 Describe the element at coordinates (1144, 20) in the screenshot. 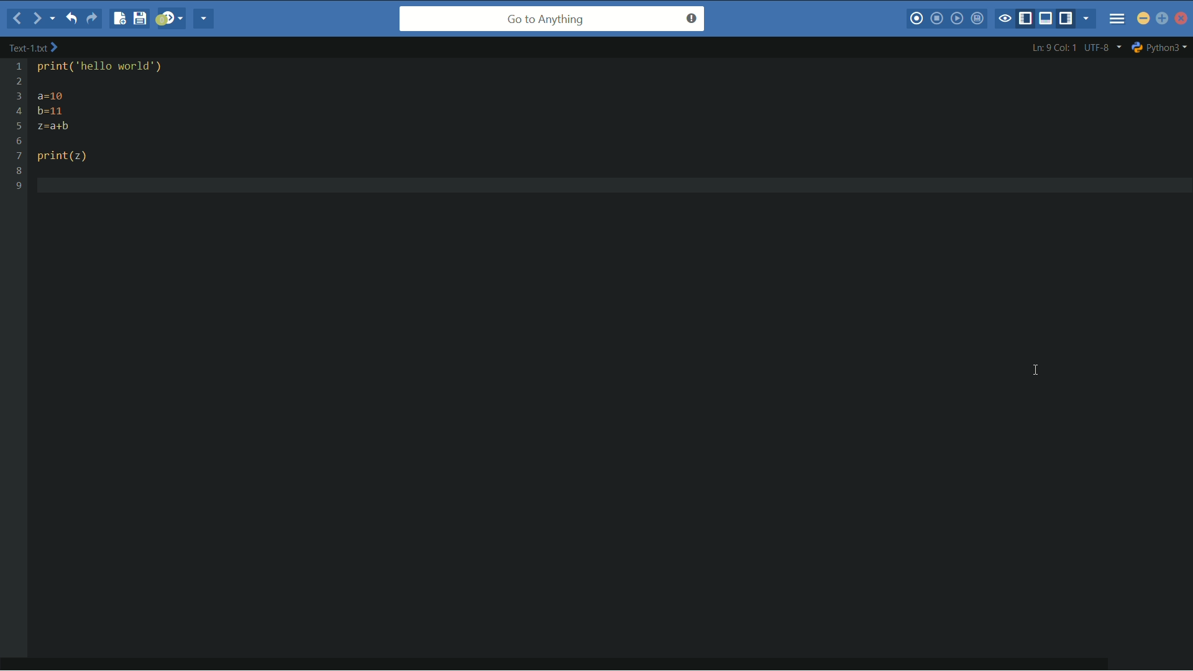

I see `minimize` at that location.